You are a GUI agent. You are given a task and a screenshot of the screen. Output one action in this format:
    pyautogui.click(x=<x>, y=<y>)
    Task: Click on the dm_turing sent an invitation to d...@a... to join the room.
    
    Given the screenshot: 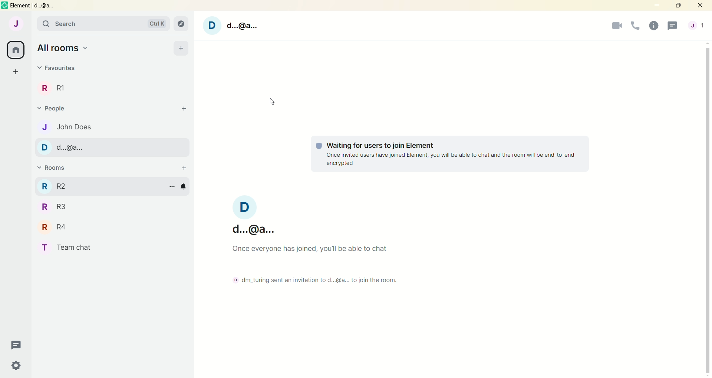 What is the action you would take?
    pyautogui.click(x=307, y=280)
    